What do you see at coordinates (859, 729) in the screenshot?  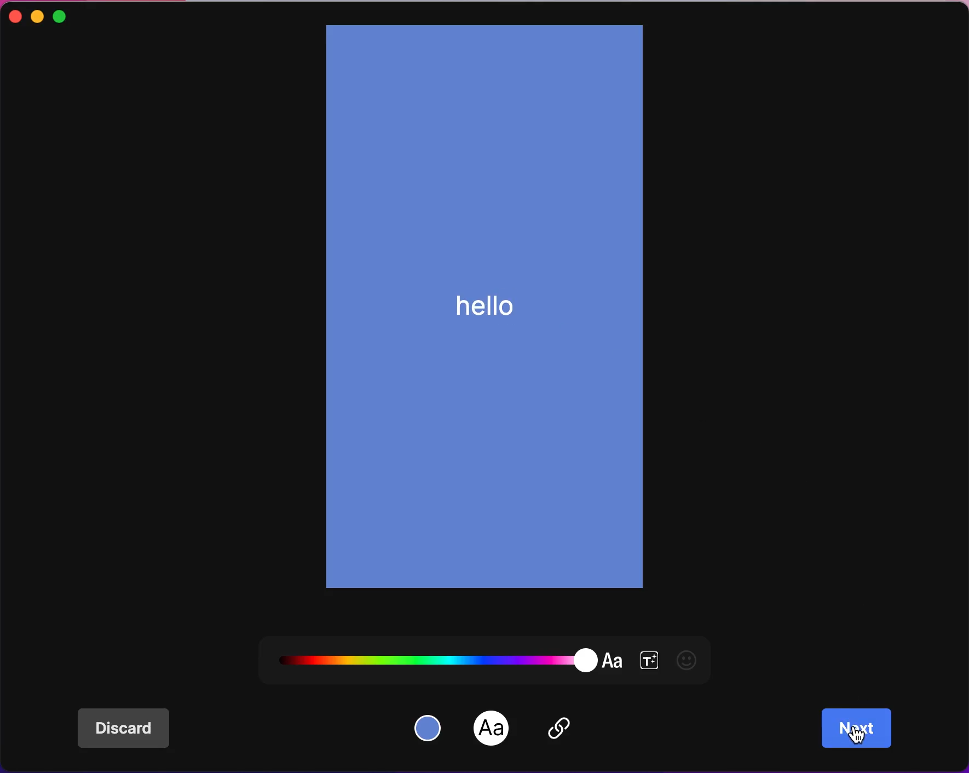 I see `next` at bounding box center [859, 729].